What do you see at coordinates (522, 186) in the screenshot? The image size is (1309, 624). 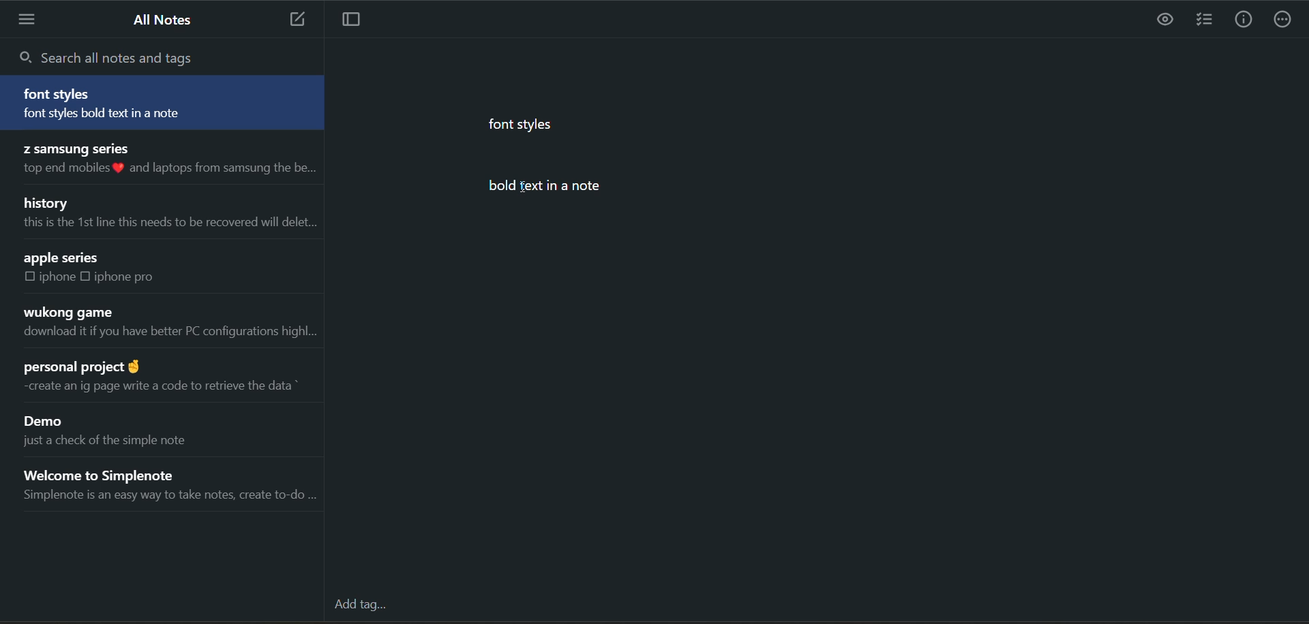 I see `cursor` at bounding box center [522, 186].